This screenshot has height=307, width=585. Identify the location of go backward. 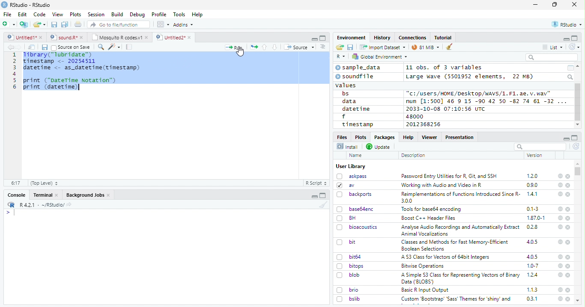
(11, 47).